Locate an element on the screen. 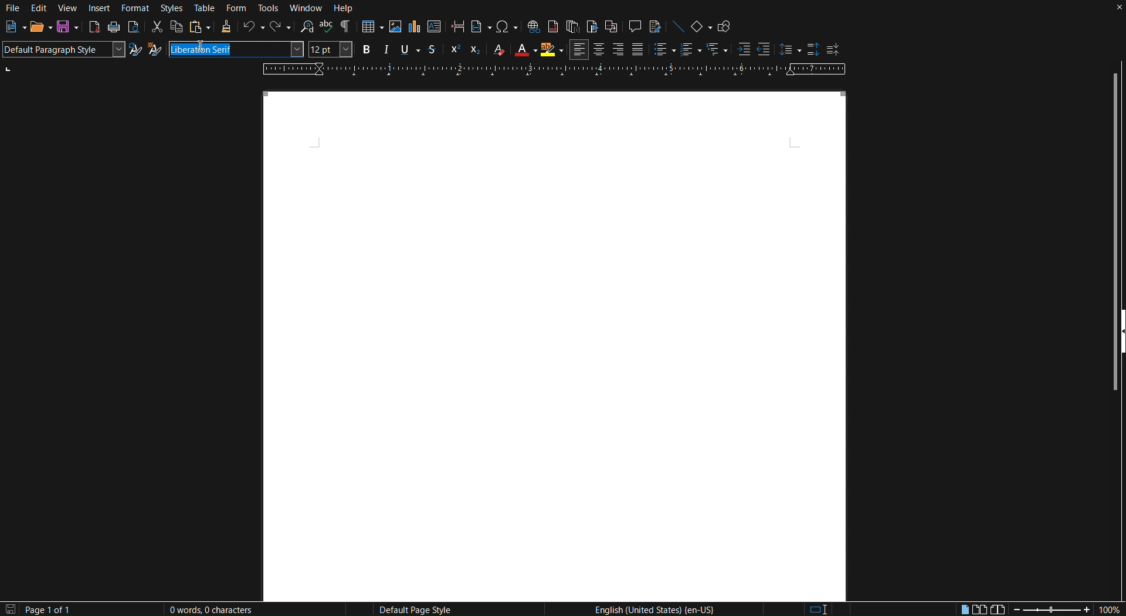 The image size is (1126, 616). Redo is located at coordinates (278, 29).